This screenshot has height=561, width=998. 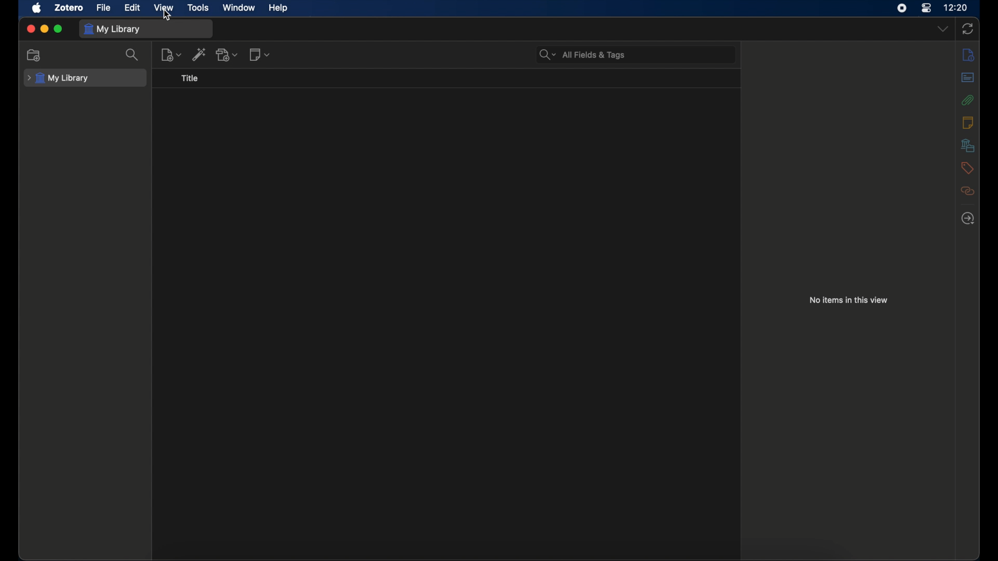 I want to click on my library, so click(x=113, y=30).